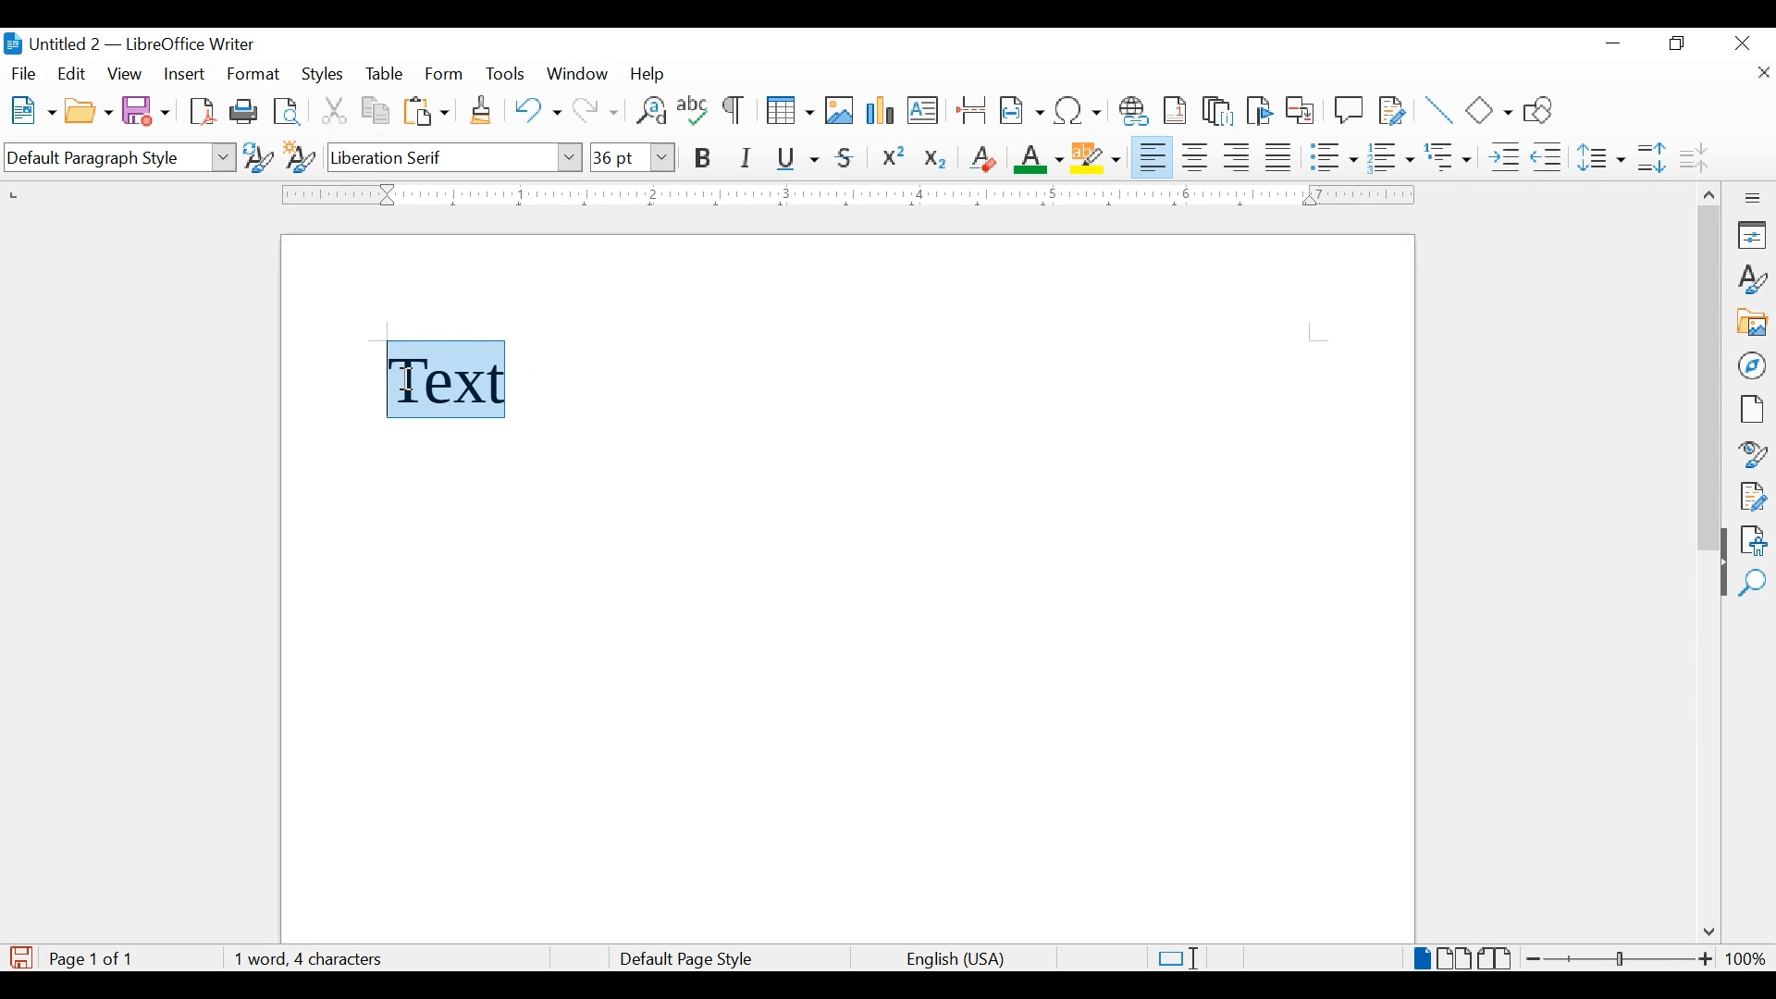 Image resolution: width=1776 pixels, height=999 pixels. I want to click on insert cross-reference, so click(1301, 109).